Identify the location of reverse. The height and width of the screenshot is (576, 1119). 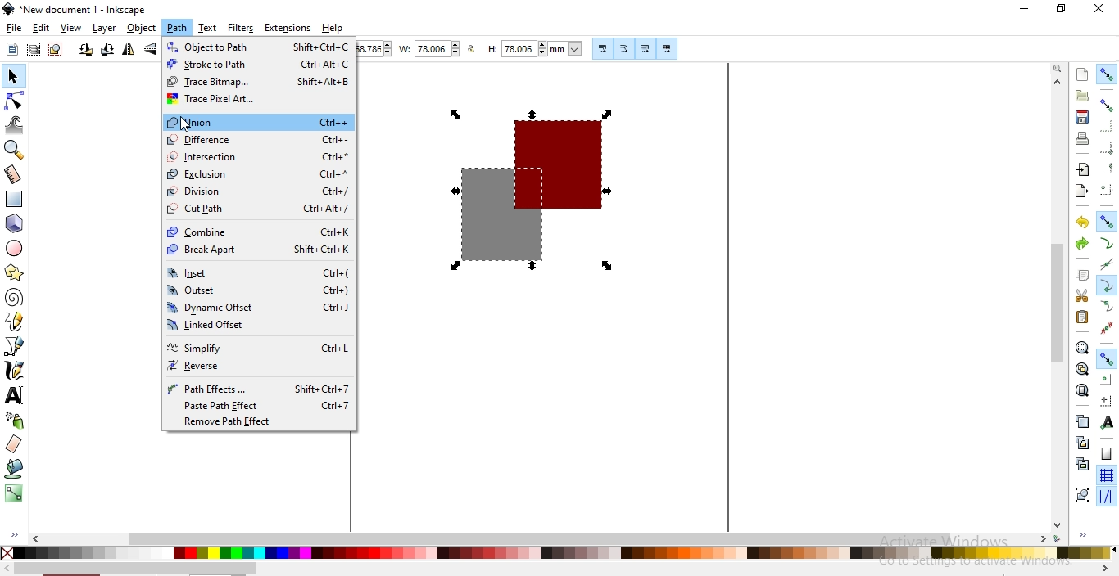
(259, 367).